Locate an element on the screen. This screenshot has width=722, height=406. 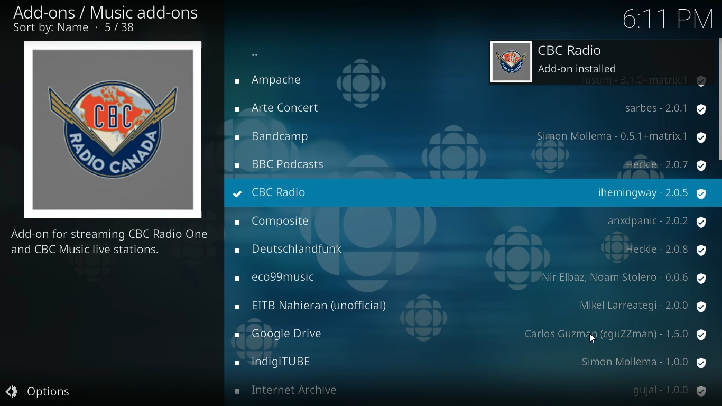
installed is located at coordinates (236, 193).